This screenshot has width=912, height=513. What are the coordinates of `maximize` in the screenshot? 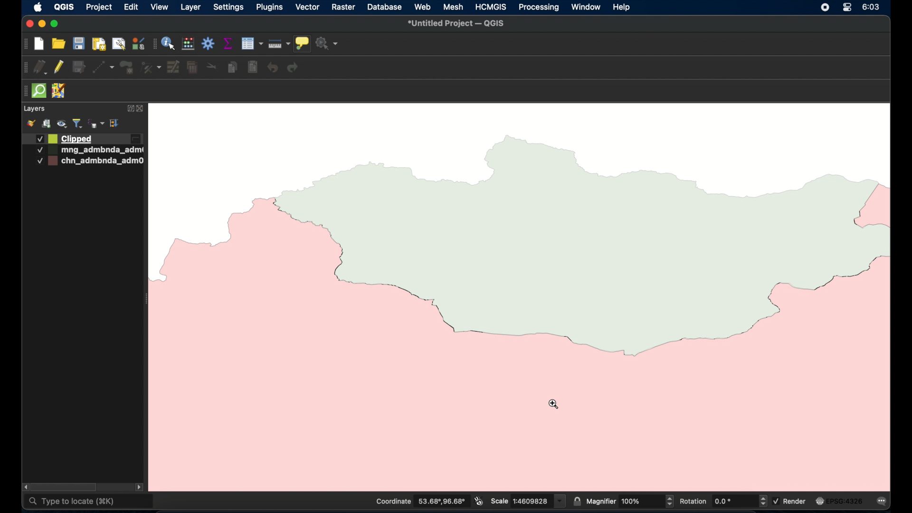 It's located at (54, 24).